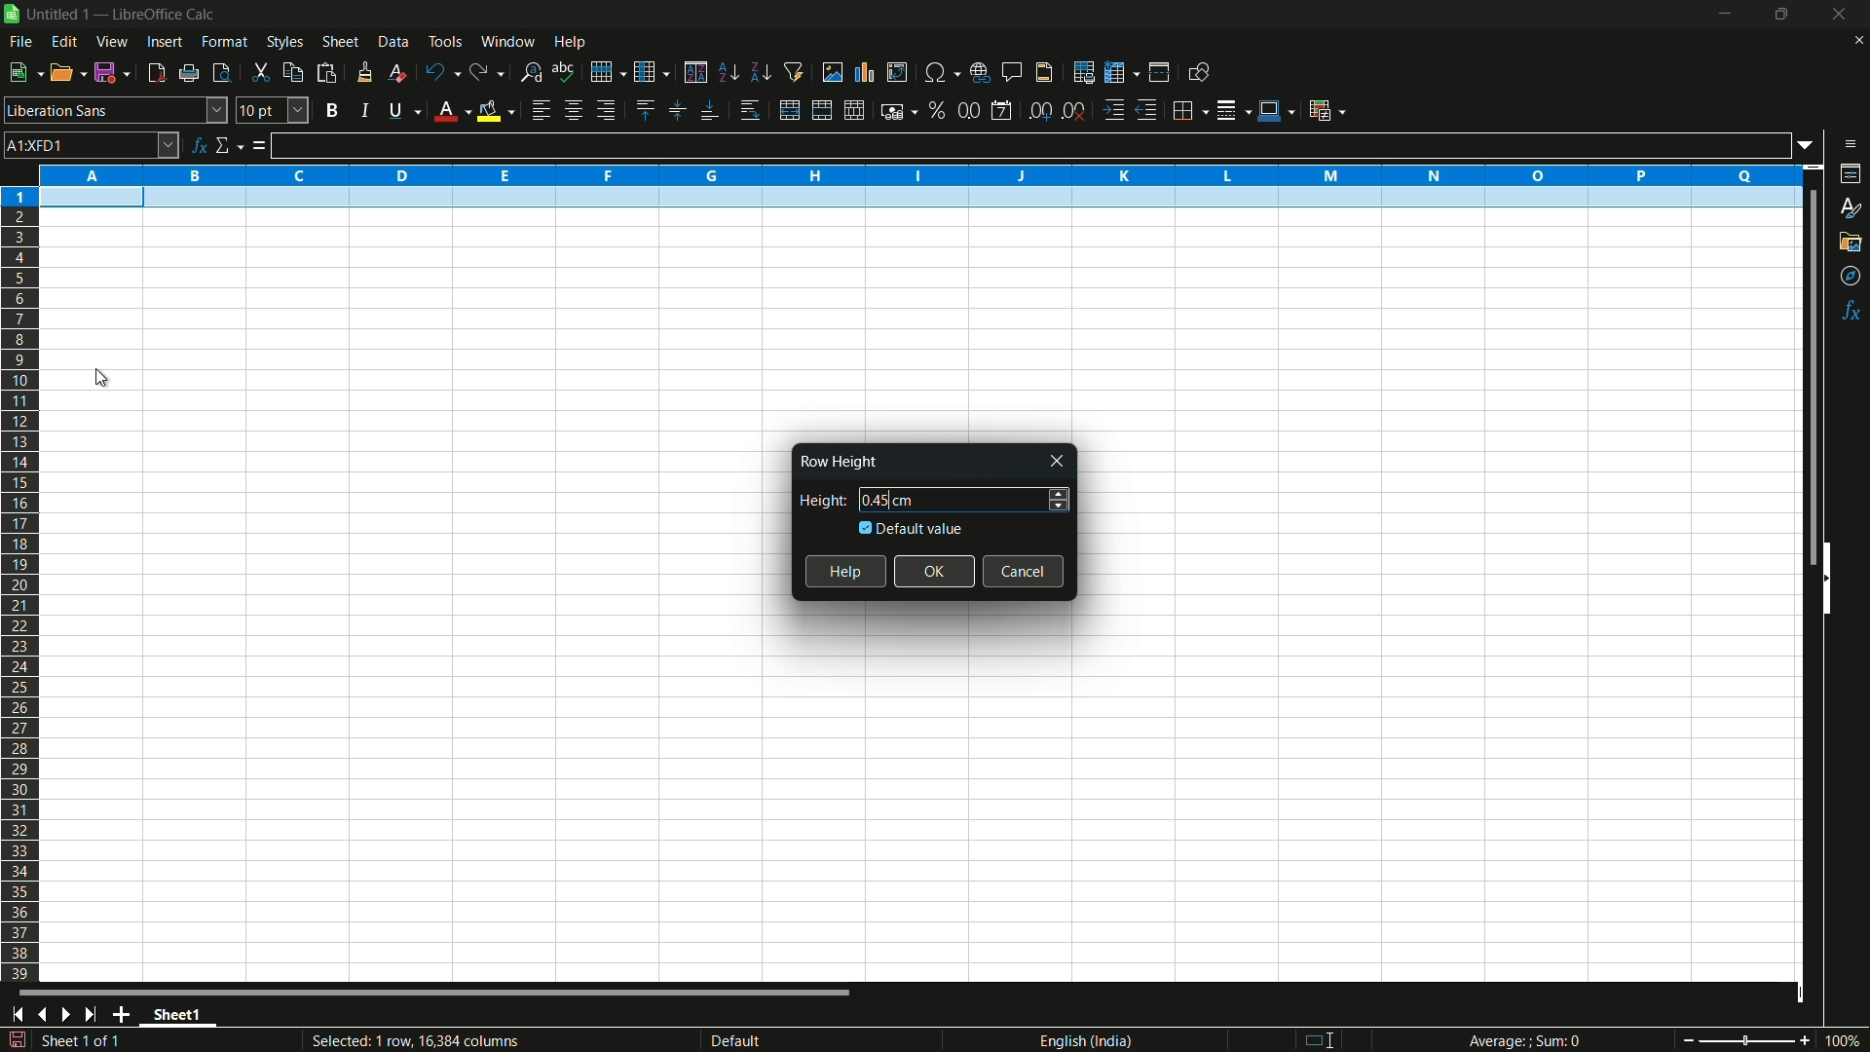 The height and width of the screenshot is (1052, 1870). What do you see at coordinates (899, 111) in the screenshot?
I see `format as currency` at bounding box center [899, 111].